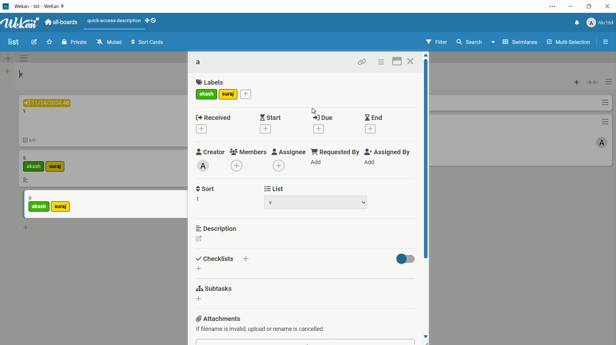 The height and width of the screenshot is (345, 616). I want to click on 0/0, so click(33, 140).